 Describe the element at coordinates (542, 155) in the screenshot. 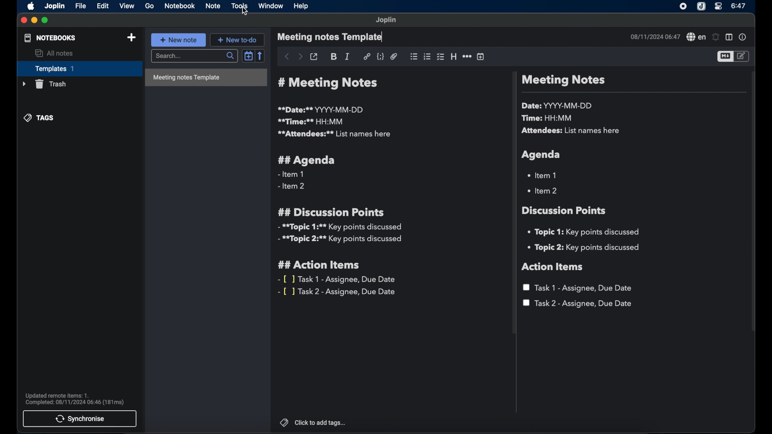

I see `agenda` at that location.